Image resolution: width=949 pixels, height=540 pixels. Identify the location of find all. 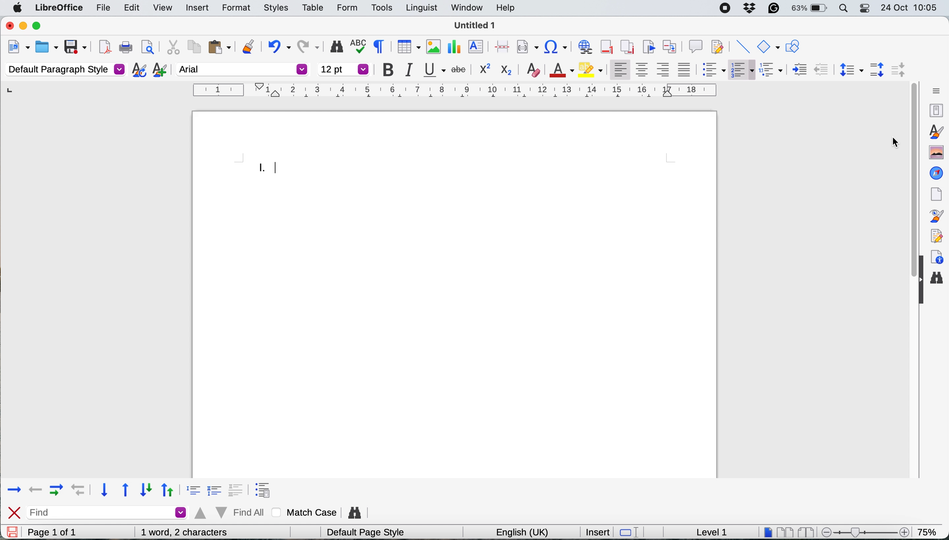
(231, 513).